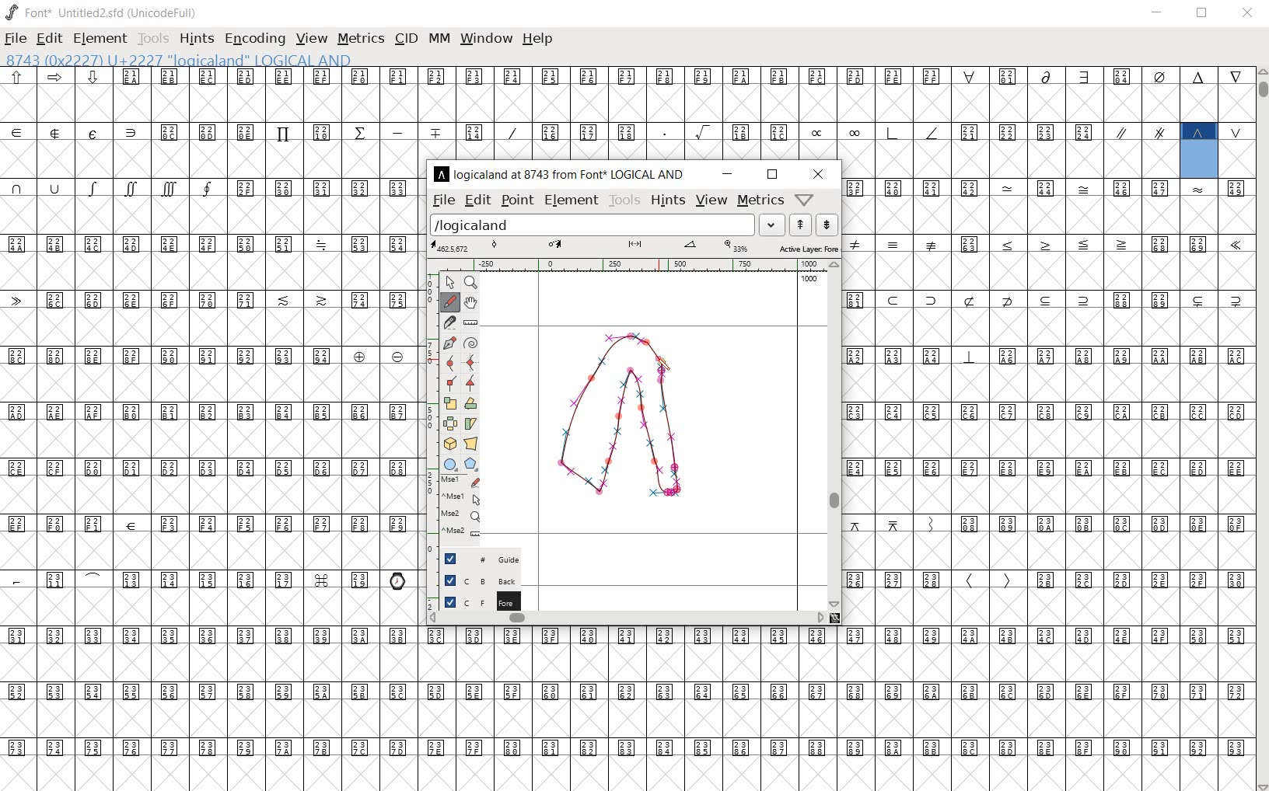 This screenshot has height=791, width=1269. Describe the element at coordinates (451, 284) in the screenshot. I see `POINTER` at that location.